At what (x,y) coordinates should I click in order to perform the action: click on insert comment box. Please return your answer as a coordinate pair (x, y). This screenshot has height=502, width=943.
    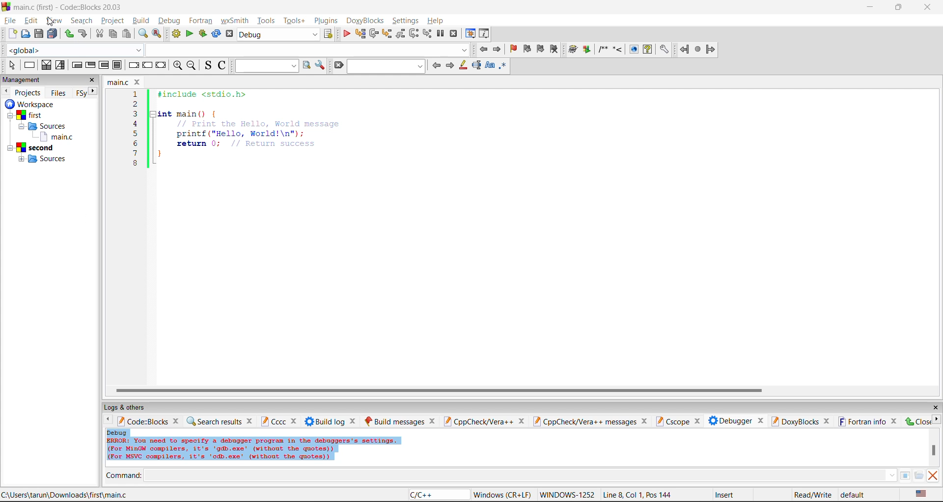
    Looking at the image, I should click on (603, 50).